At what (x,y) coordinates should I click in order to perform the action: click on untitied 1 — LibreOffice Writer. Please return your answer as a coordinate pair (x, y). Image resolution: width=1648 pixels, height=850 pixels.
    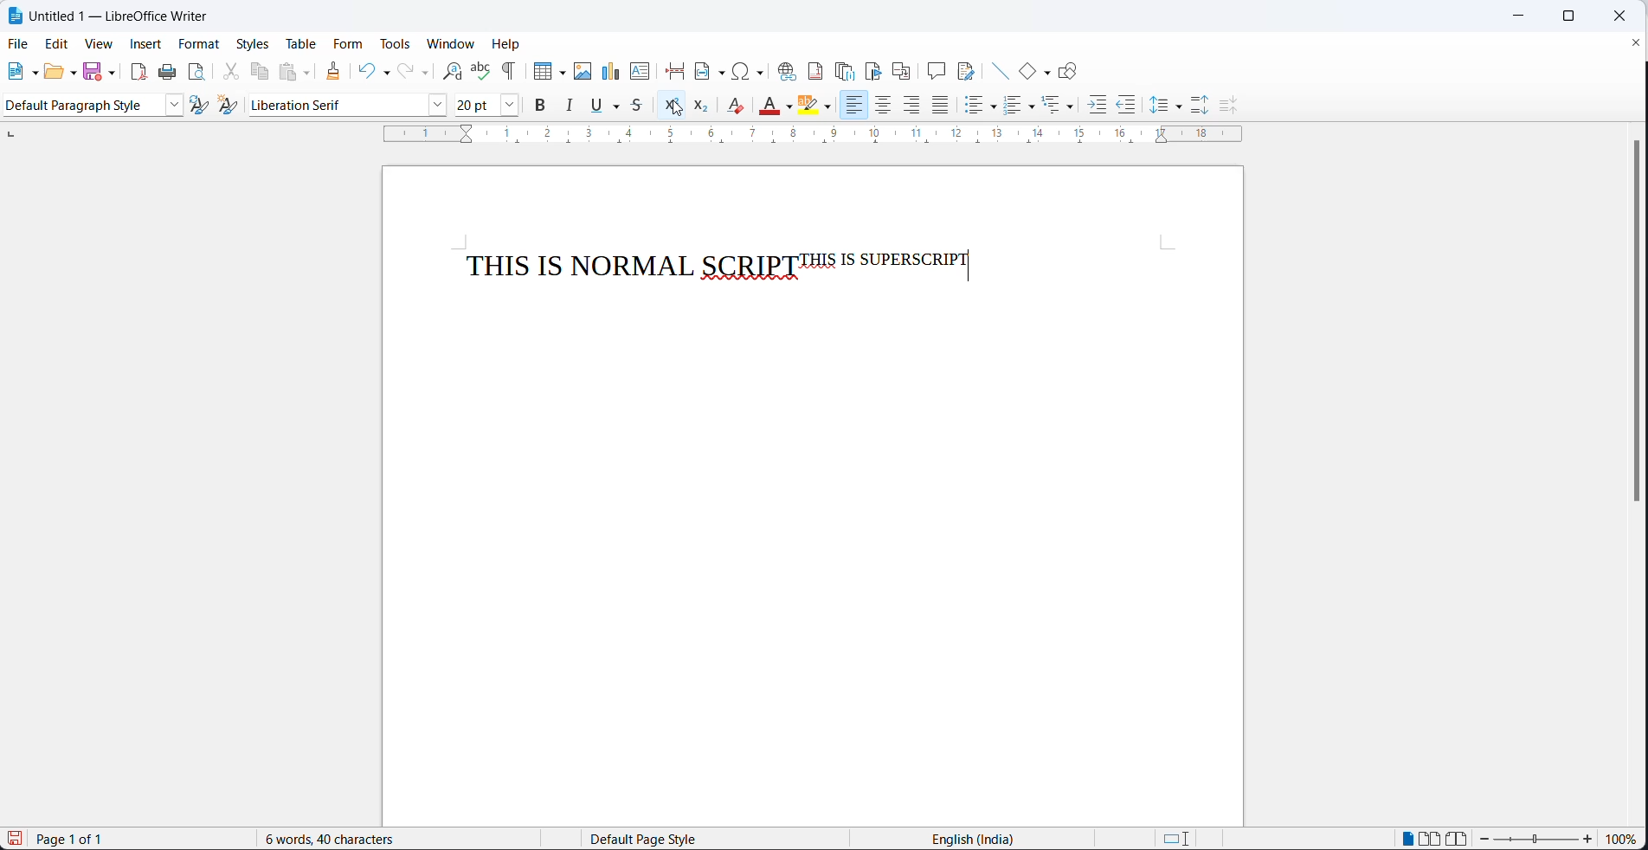
    Looking at the image, I should click on (128, 16).